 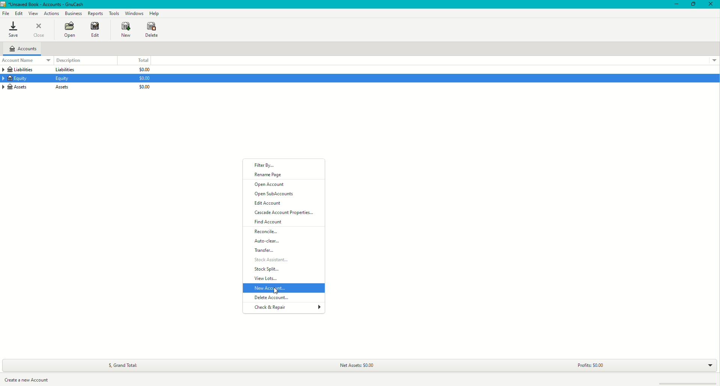 What do you see at coordinates (6, 13) in the screenshot?
I see `File` at bounding box center [6, 13].